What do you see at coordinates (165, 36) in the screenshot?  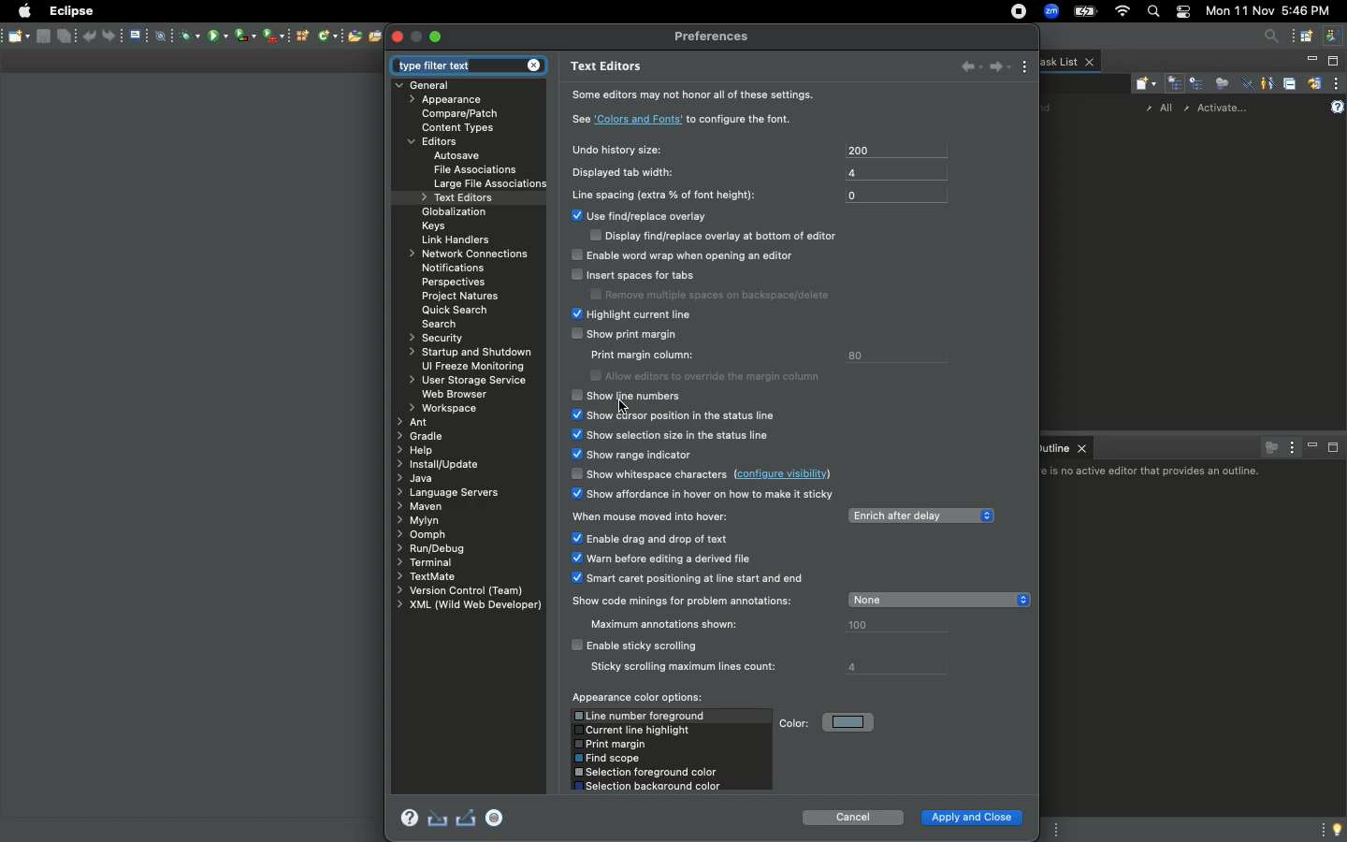 I see `Compass` at bounding box center [165, 36].